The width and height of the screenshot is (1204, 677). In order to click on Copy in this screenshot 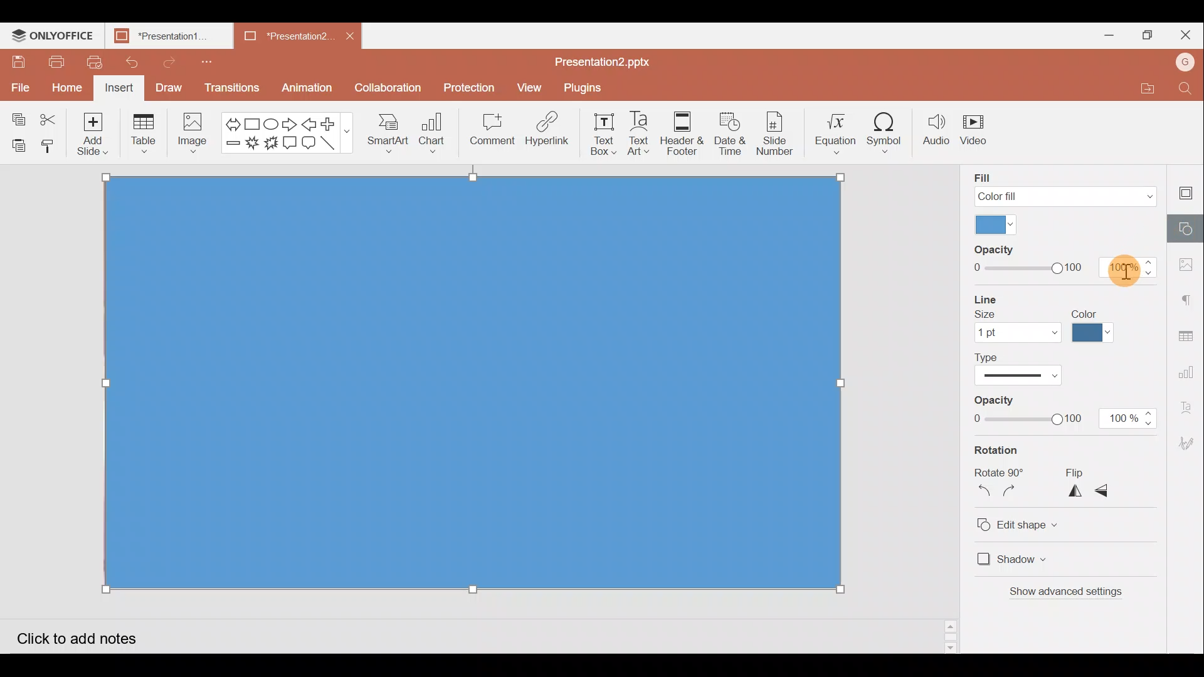, I will do `click(18, 113)`.